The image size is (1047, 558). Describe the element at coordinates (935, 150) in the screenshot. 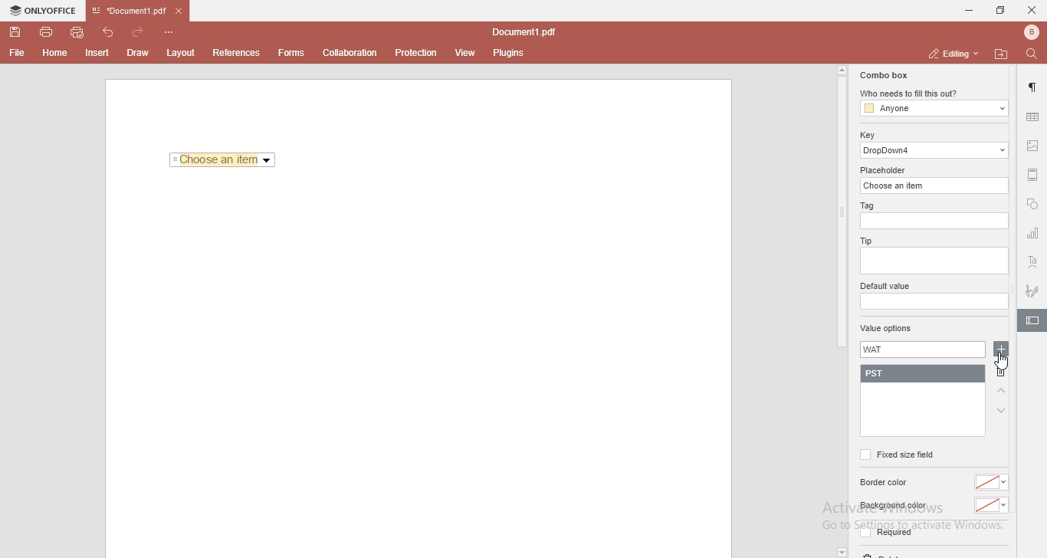

I see `dropdown 4` at that location.